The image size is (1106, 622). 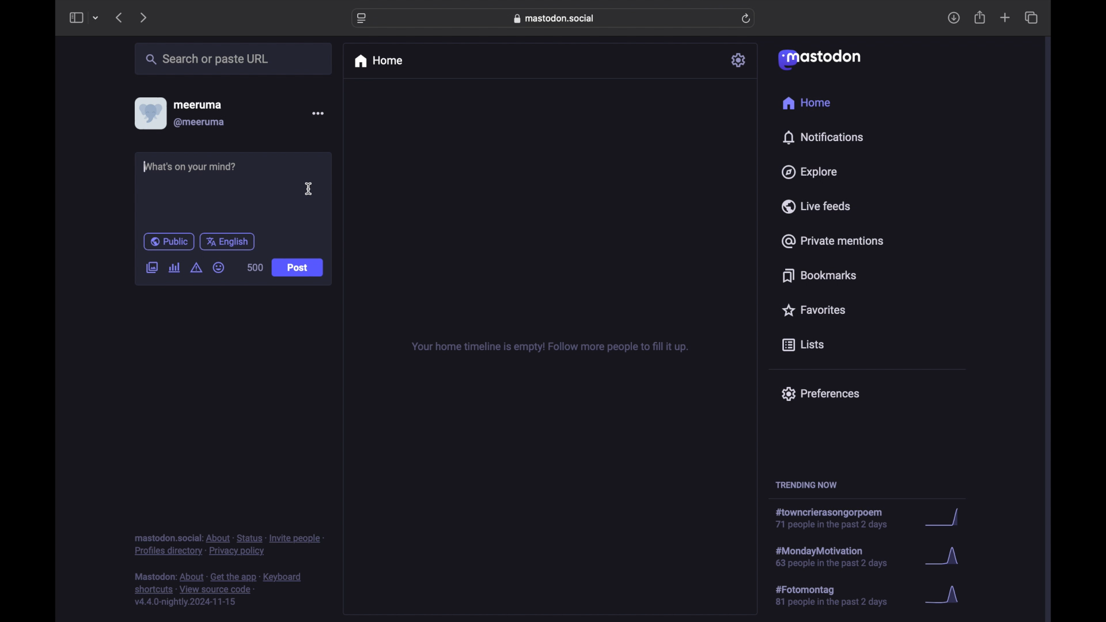 I want to click on home, so click(x=378, y=61).